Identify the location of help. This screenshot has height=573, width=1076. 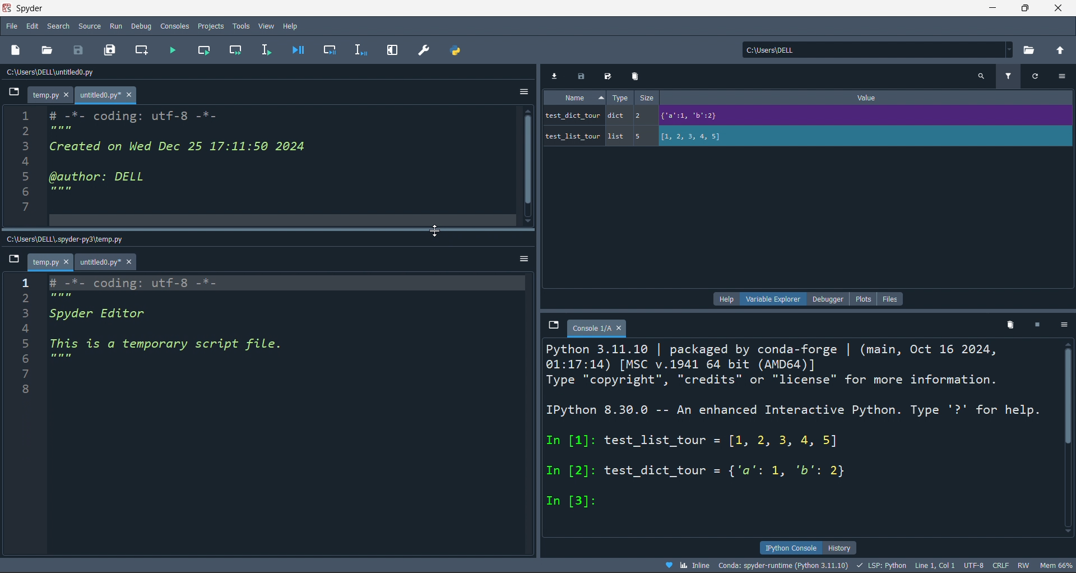
(722, 299).